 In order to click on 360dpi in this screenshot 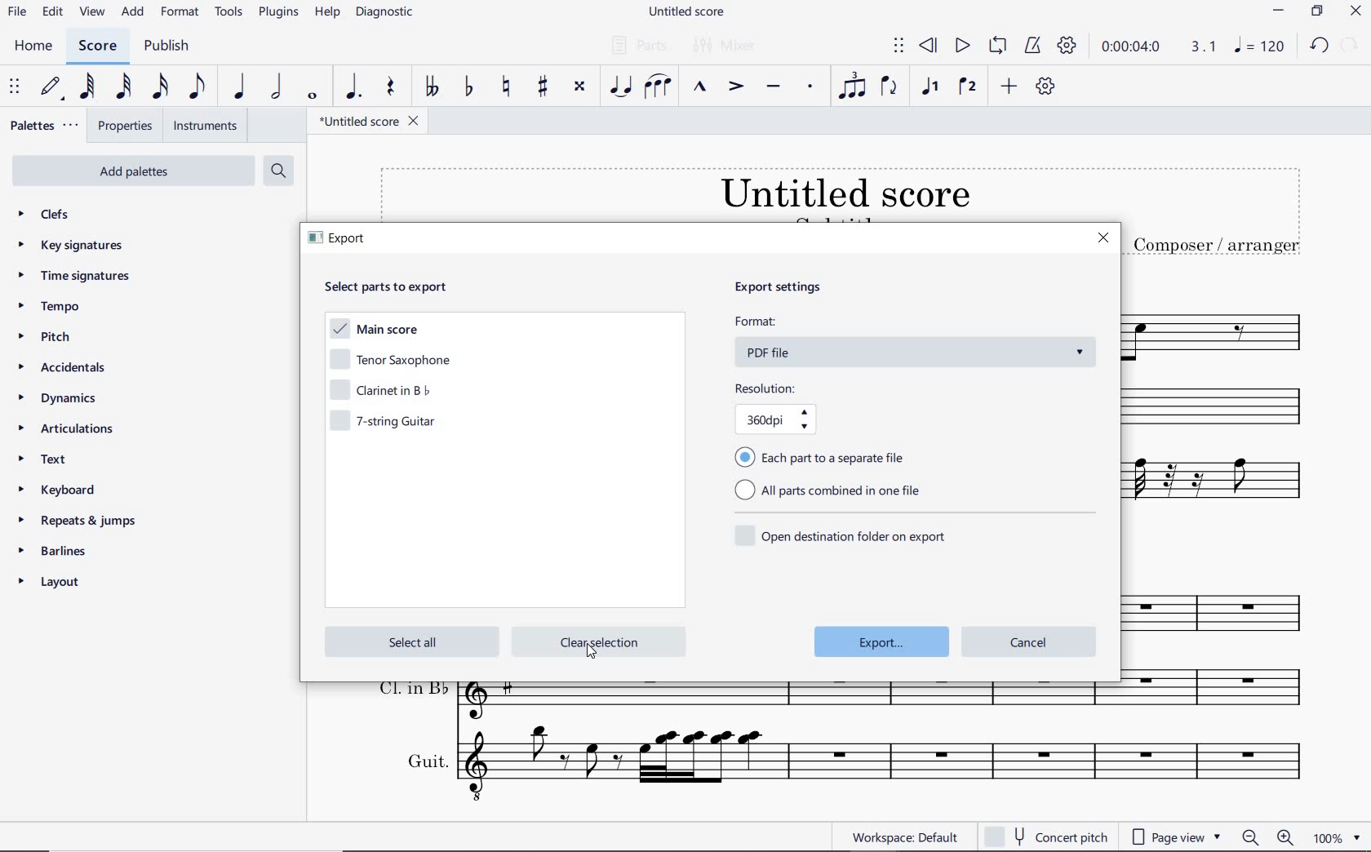, I will do `click(784, 423)`.